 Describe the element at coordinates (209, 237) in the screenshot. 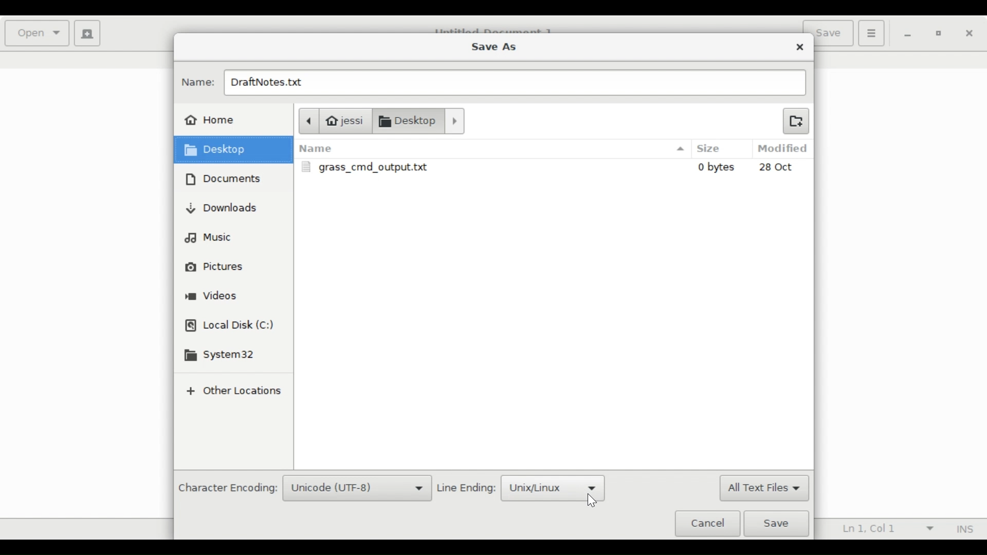

I see `Music` at that location.